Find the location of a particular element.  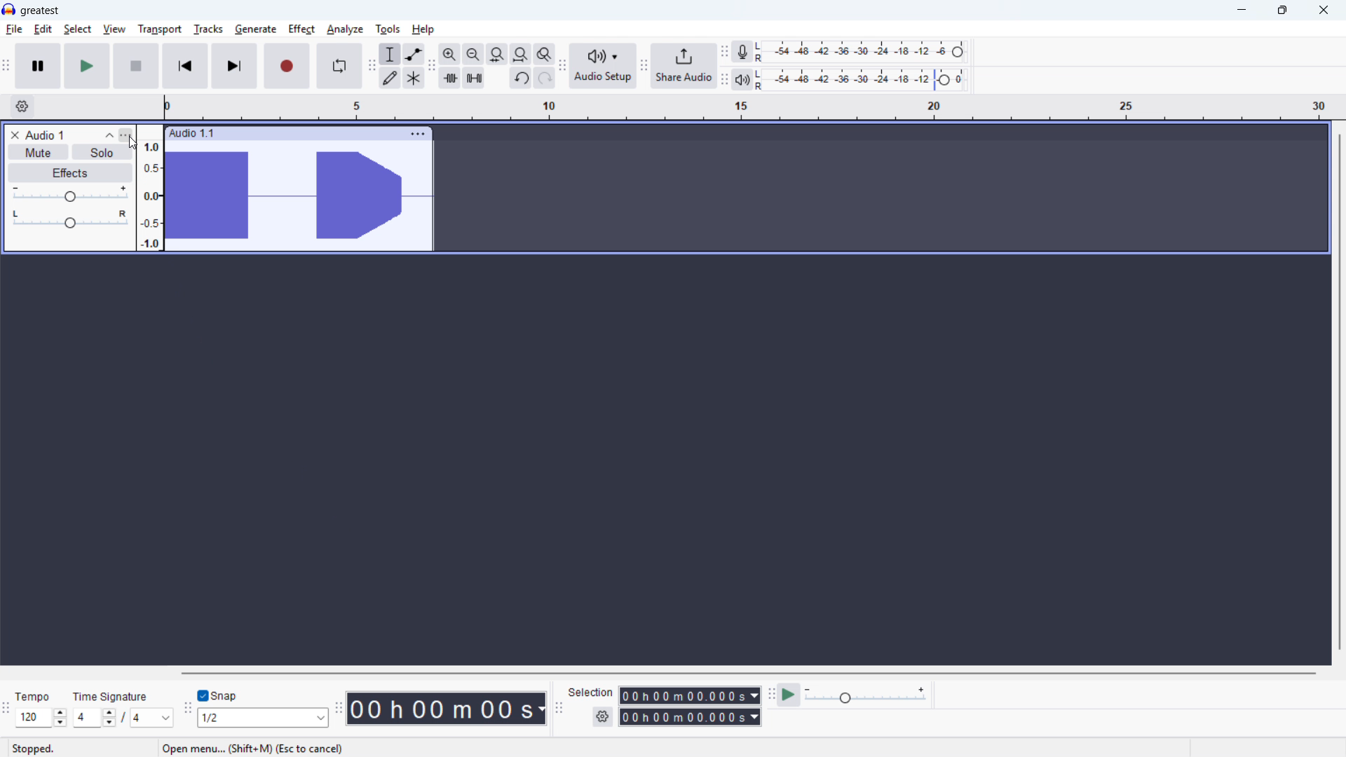

remove track is located at coordinates (15, 135).